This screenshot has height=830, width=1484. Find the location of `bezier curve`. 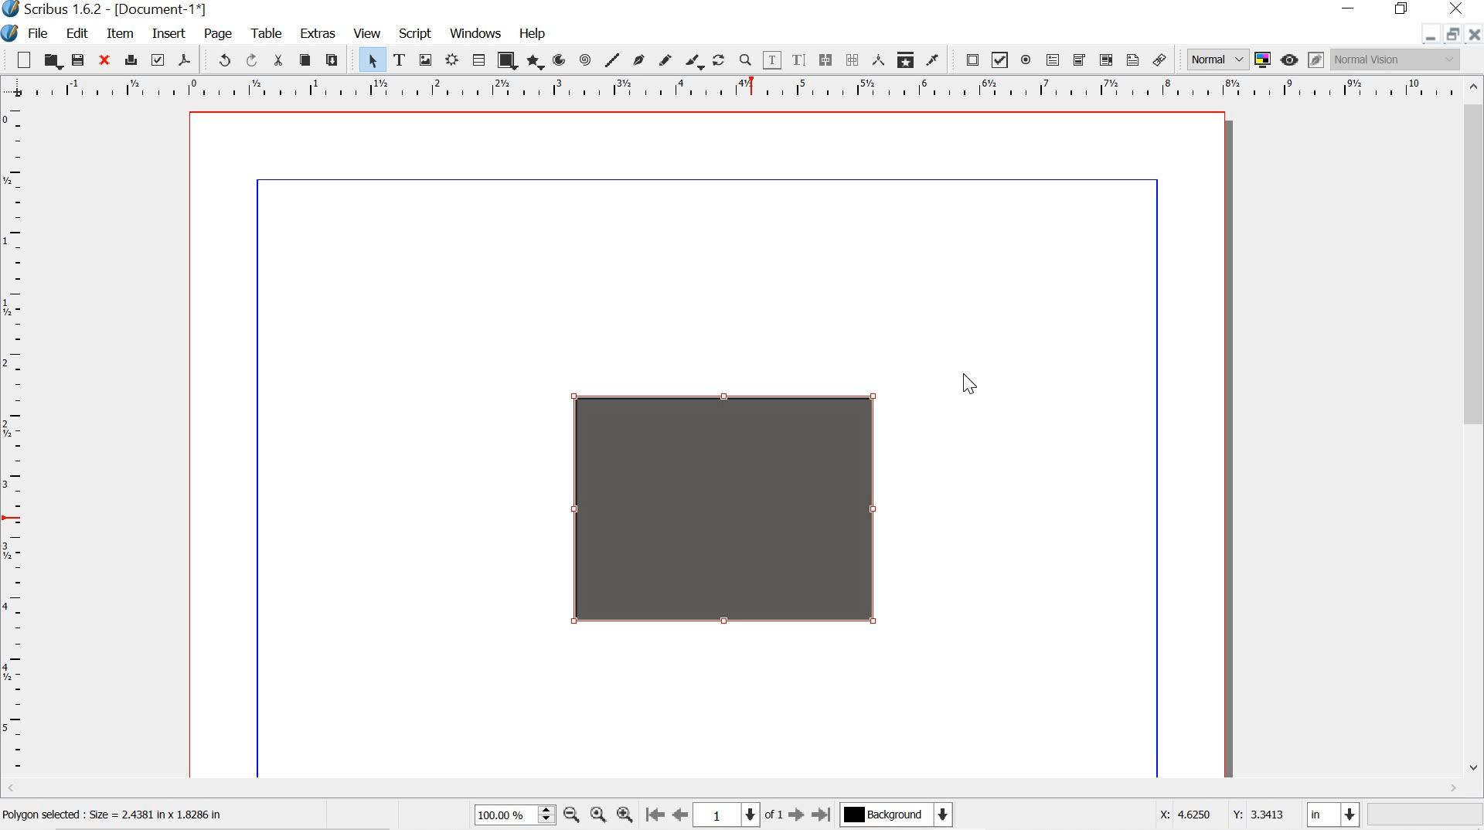

bezier curve is located at coordinates (640, 59).